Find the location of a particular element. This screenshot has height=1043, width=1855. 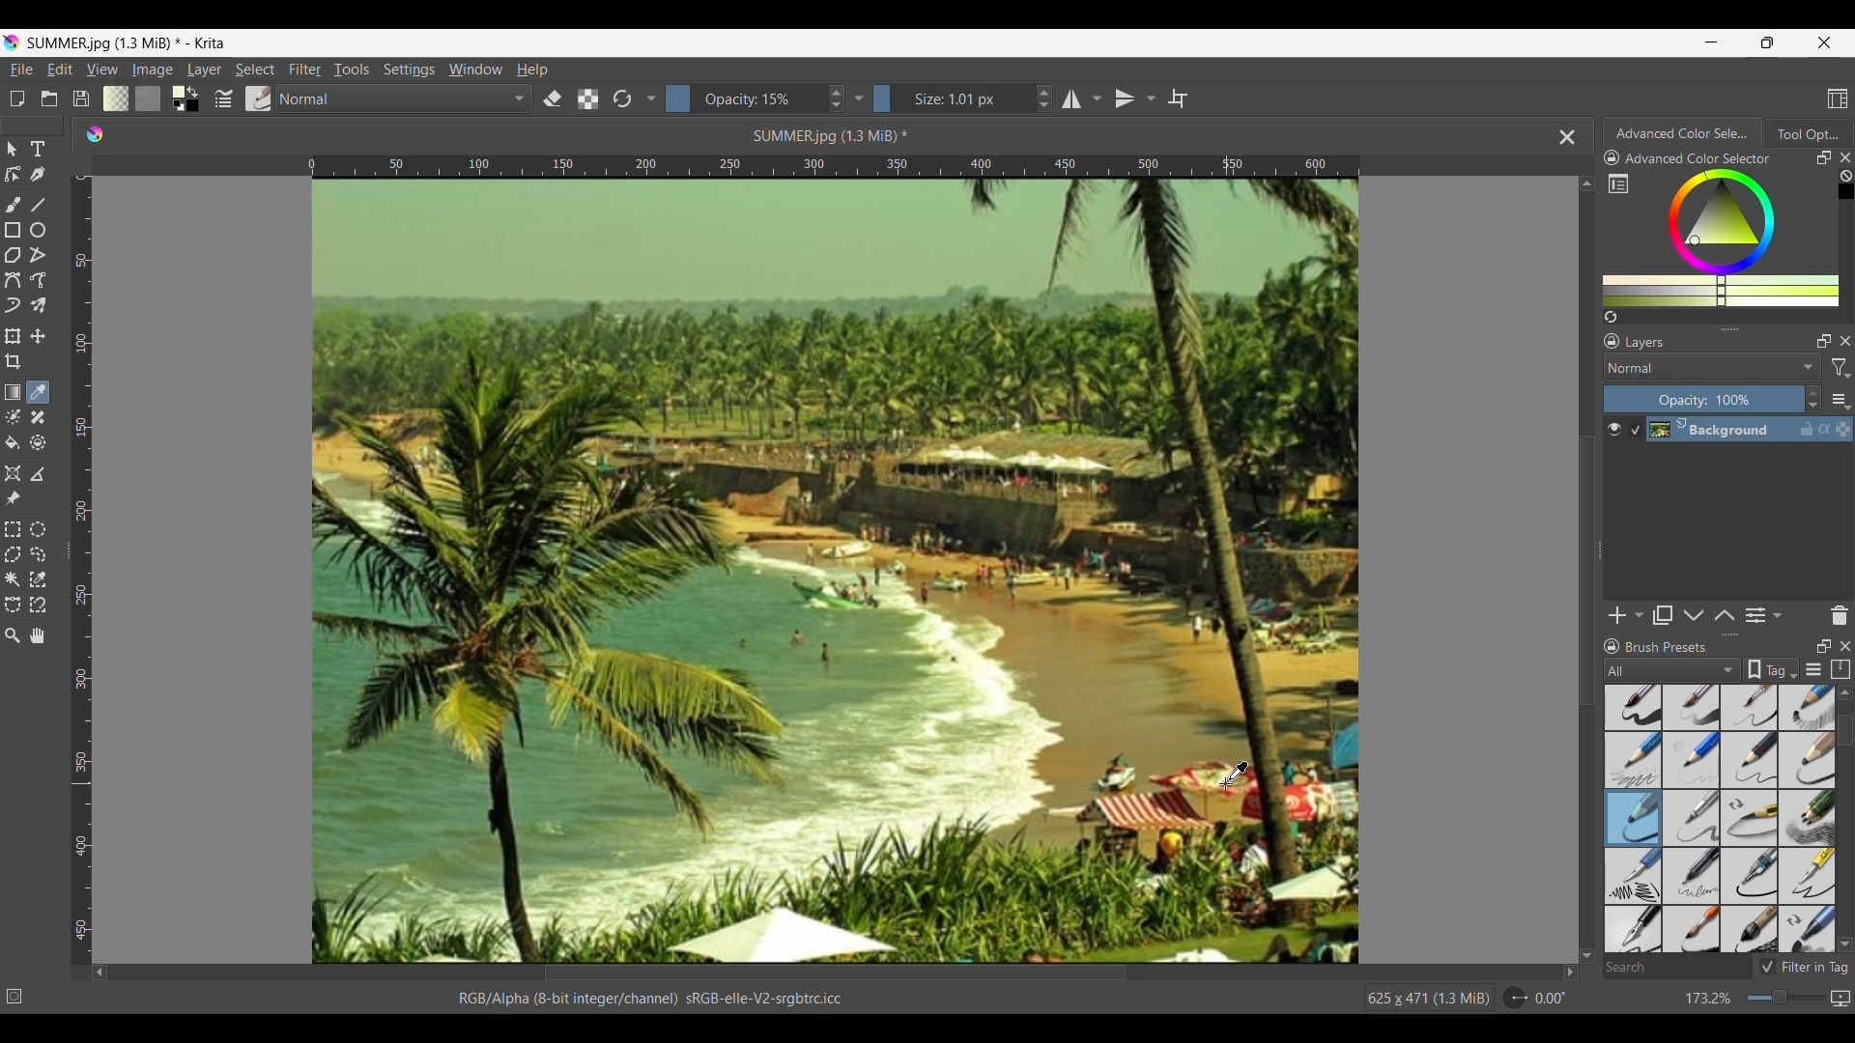

Size: 1.01 px is located at coordinates (952, 99).